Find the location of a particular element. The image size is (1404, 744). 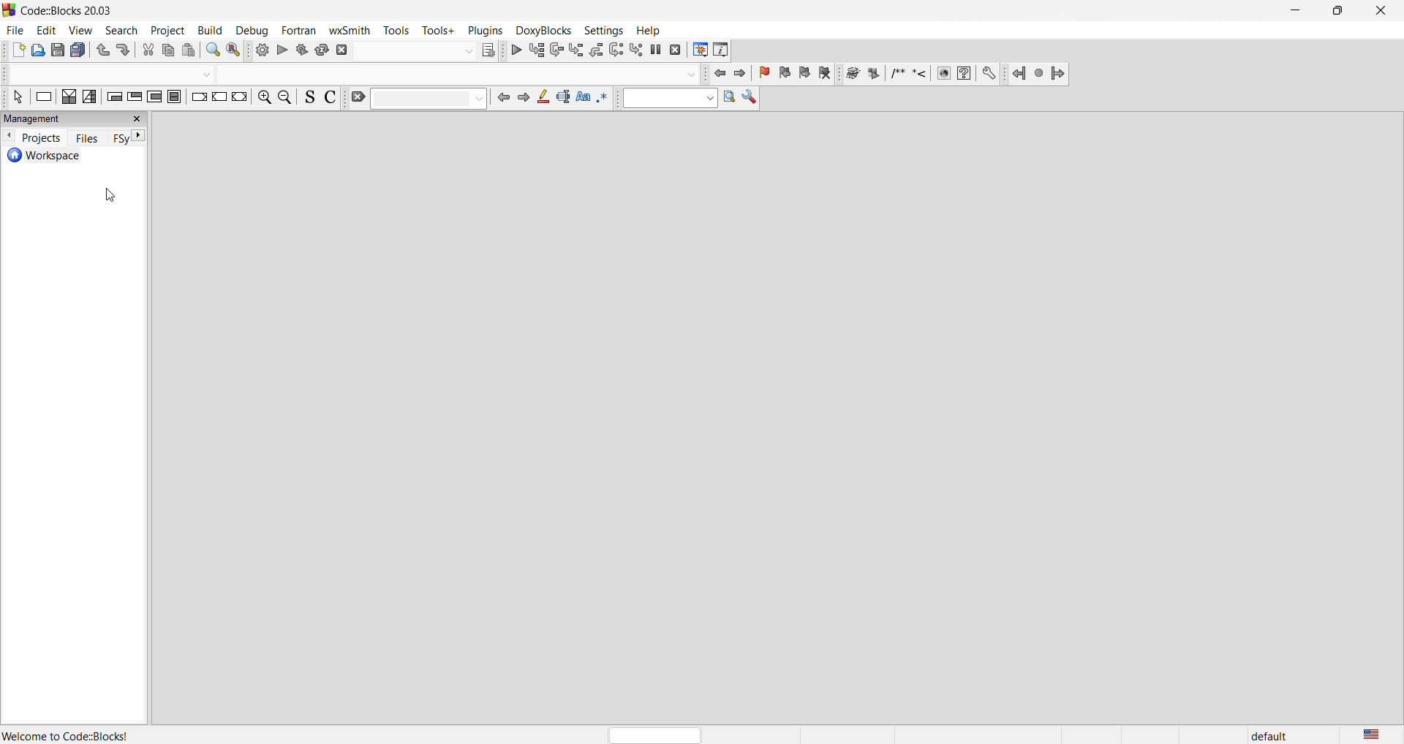

entry conditional loop is located at coordinates (114, 98).